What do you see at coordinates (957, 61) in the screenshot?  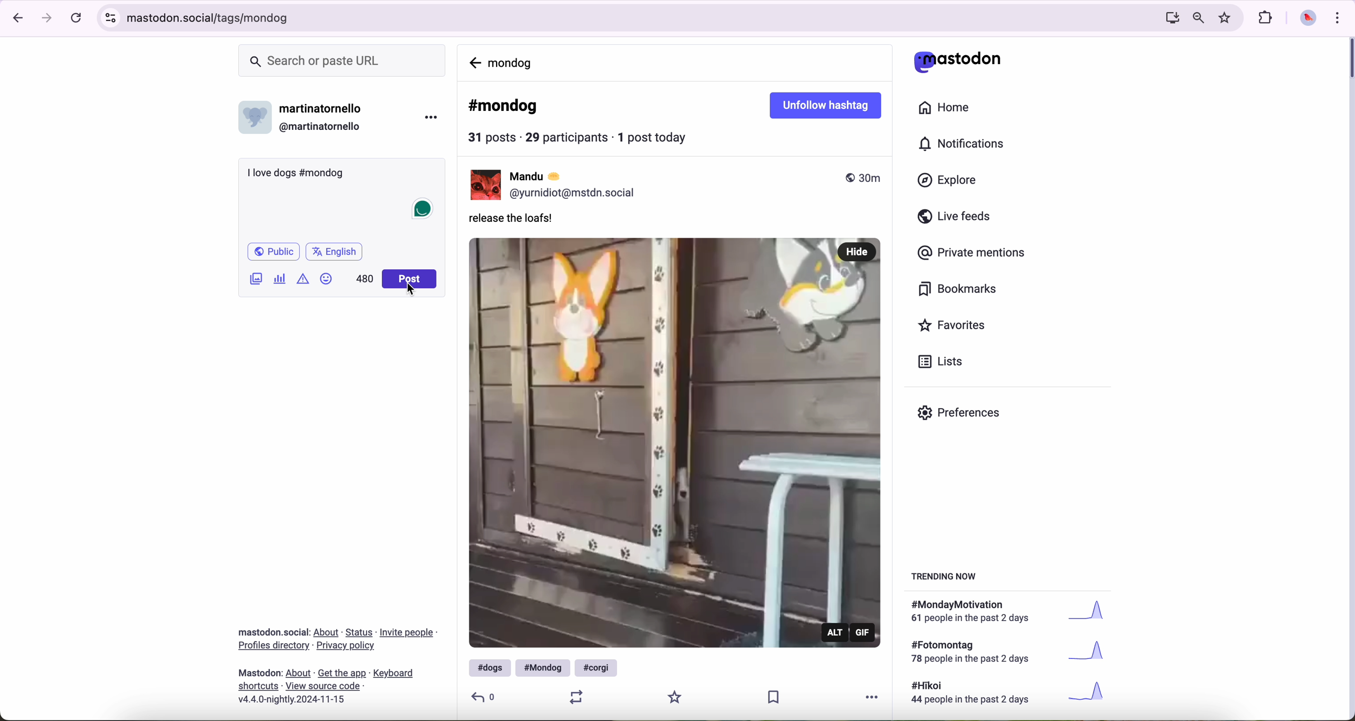 I see `mastodon logo` at bounding box center [957, 61].